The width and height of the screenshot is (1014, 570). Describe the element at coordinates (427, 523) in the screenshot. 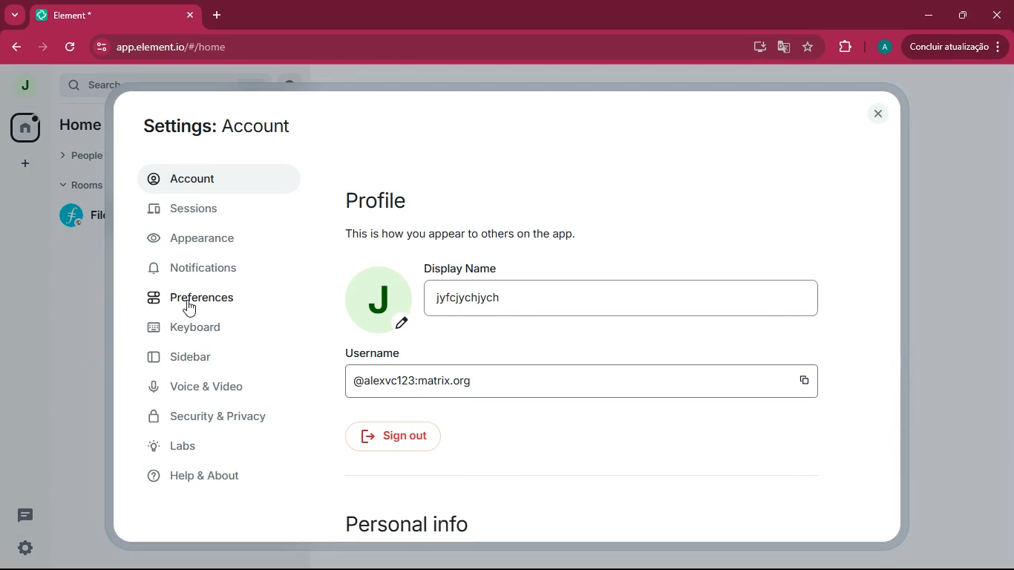

I see `personal info` at that location.